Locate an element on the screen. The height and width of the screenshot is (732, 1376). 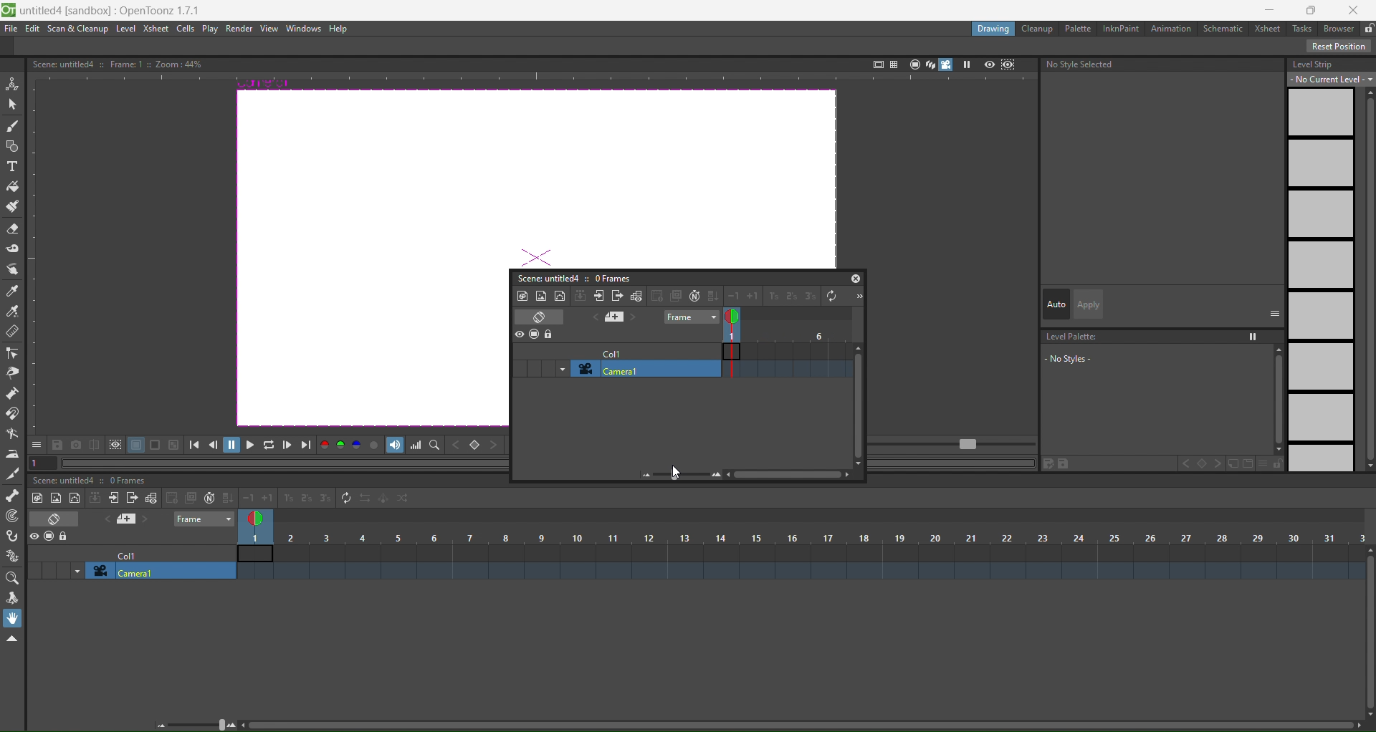
new vector level is located at coordinates (560, 295).